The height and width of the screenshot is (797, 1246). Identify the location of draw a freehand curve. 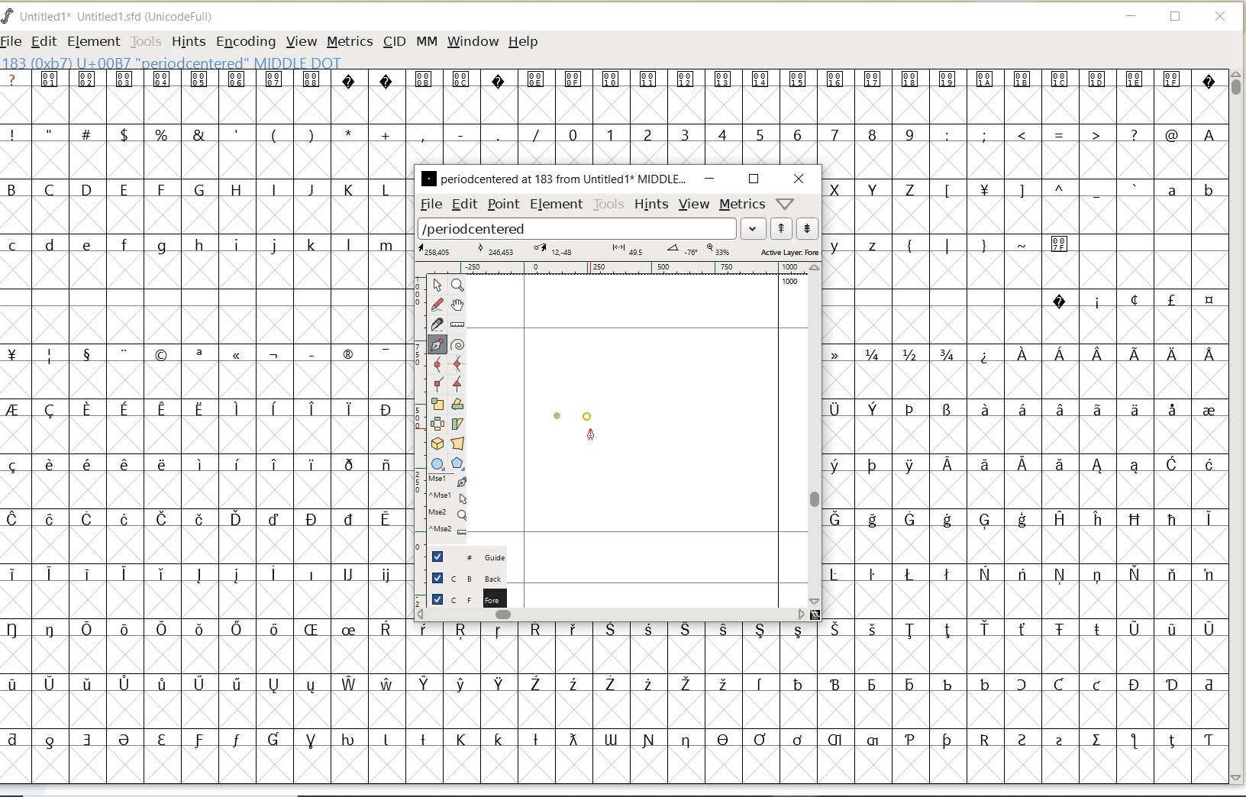
(437, 302).